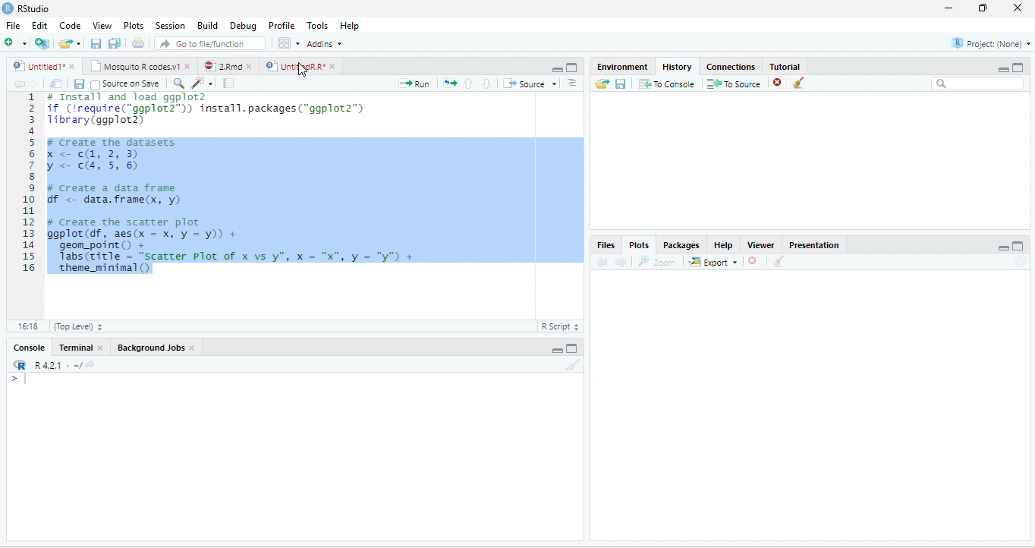 This screenshot has height=548, width=1035. What do you see at coordinates (222, 66) in the screenshot?
I see `2.Rmd` at bounding box center [222, 66].